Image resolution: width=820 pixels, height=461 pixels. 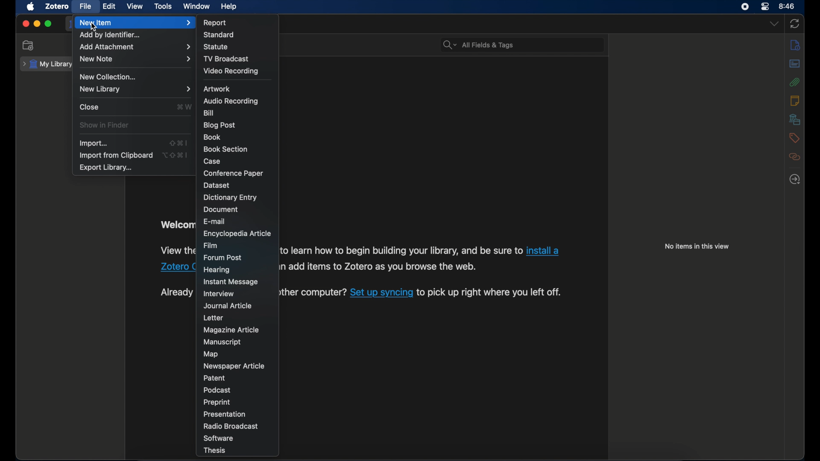 What do you see at coordinates (112, 35) in the screenshot?
I see `add by identifier` at bounding box center [112, 35].